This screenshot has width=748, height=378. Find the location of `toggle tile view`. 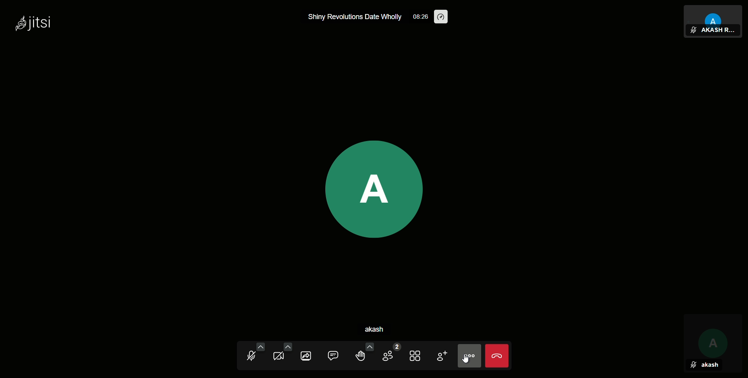

toggle tile view is located at coordinates (416, 354).